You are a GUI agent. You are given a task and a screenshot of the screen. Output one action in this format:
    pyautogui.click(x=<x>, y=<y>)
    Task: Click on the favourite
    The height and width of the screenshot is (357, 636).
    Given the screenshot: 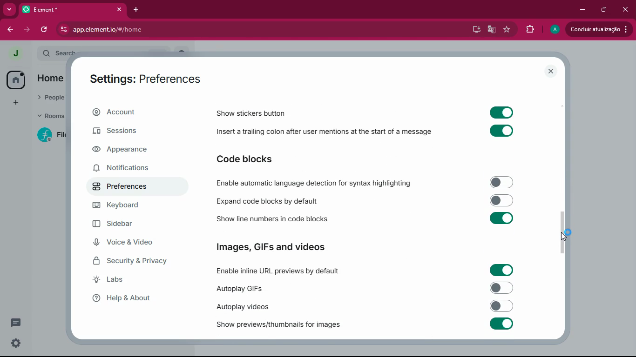 What is the action you would take?
    pyautogui.click(x=506, y=30)
    